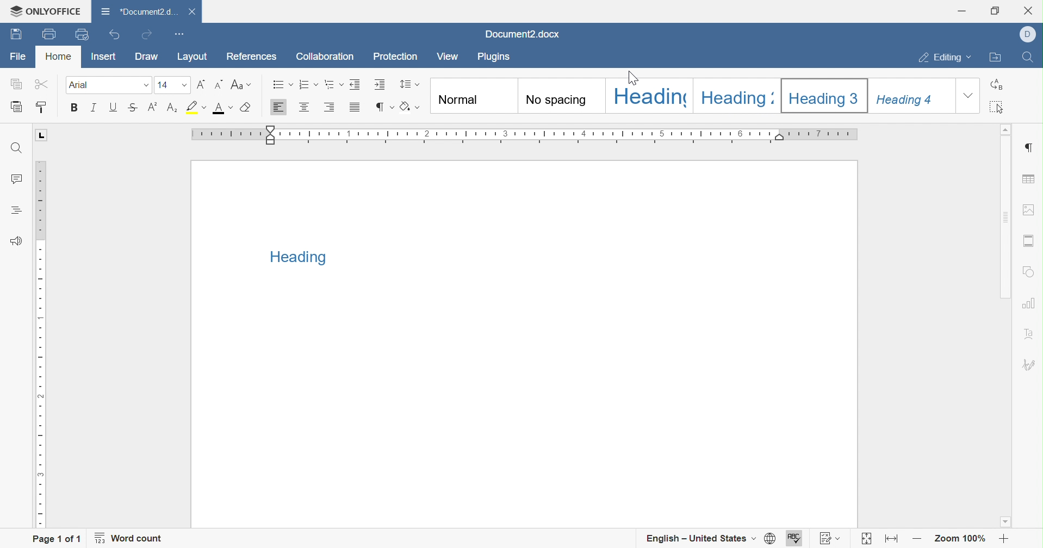  What do you see at coordinates (58, 55) in the screenshot?
I see `Home` at bounding box center [58, 55].